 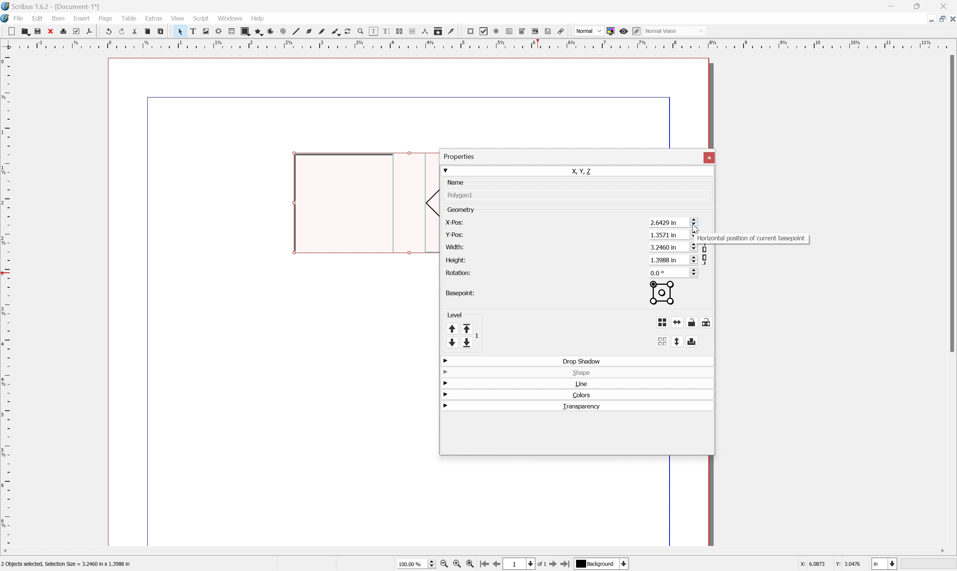 I want to click on PDF list box, so click(x=534, y=31).